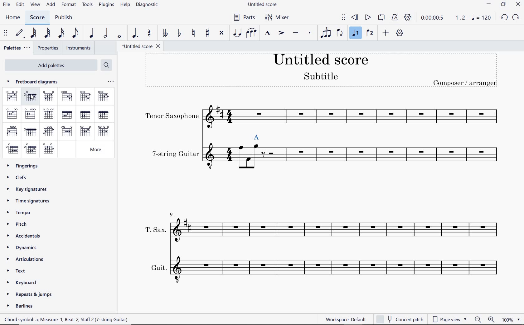  Describe the element at coordinates (516, 18) in the screenshot. I see `REDO` at that location.